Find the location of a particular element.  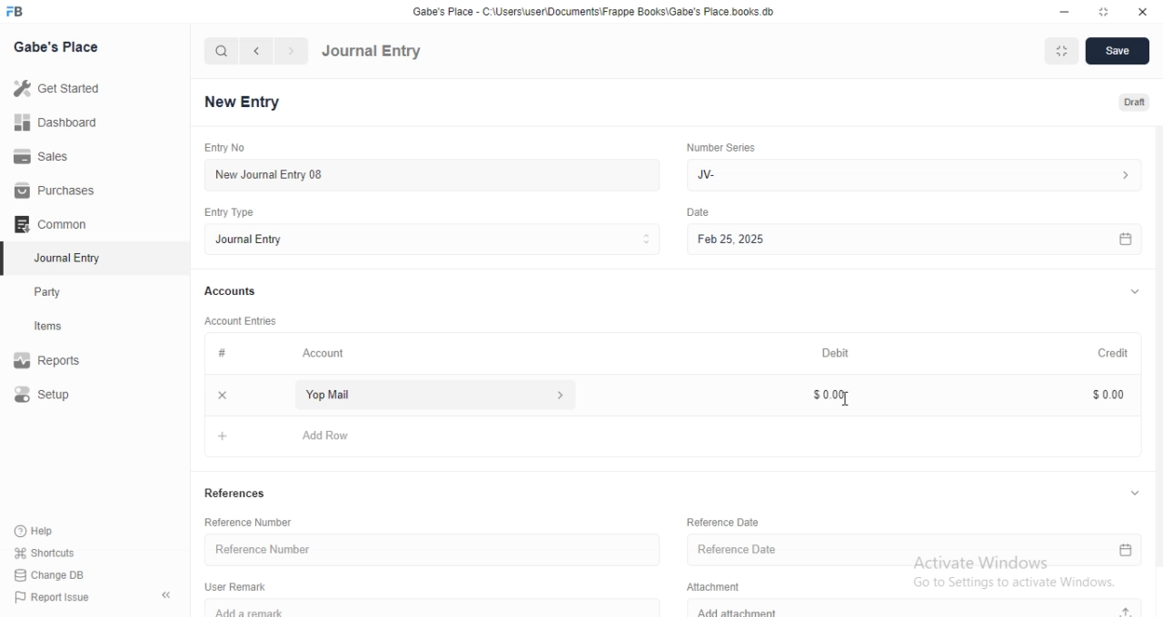

Setup is located at coordinates (62, 396).